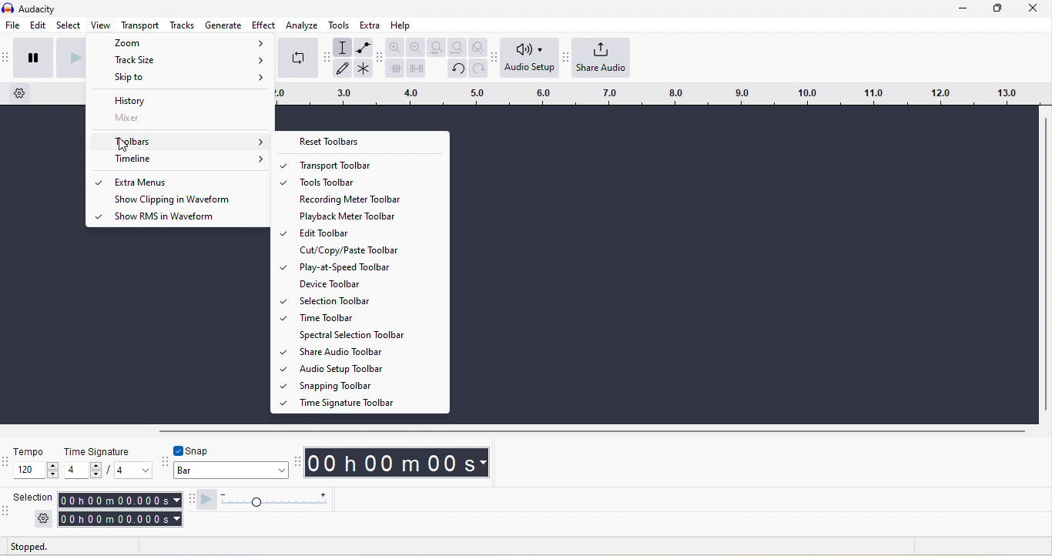 This screenshot has height=556, width=1052. Describe the element at coordinates (601, 57) in the screenshot. I see `share audio` at that location.